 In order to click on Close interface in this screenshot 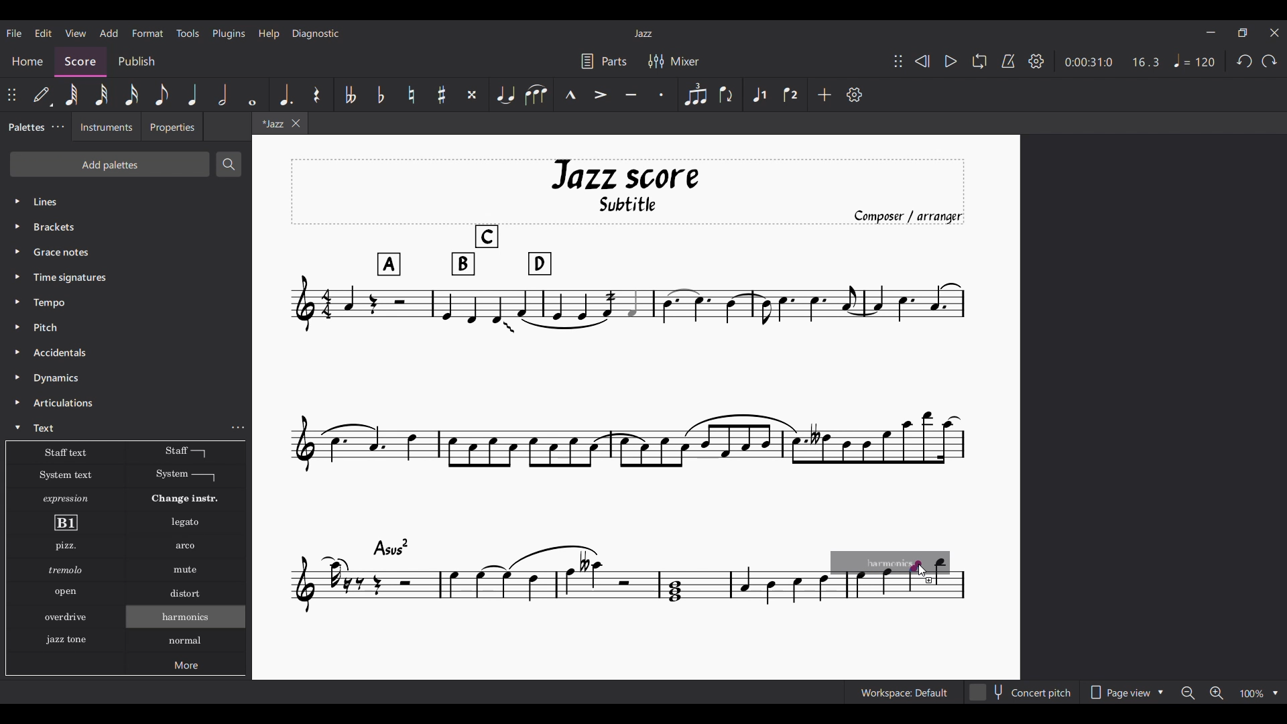, I will do `click(1274, 33)`.